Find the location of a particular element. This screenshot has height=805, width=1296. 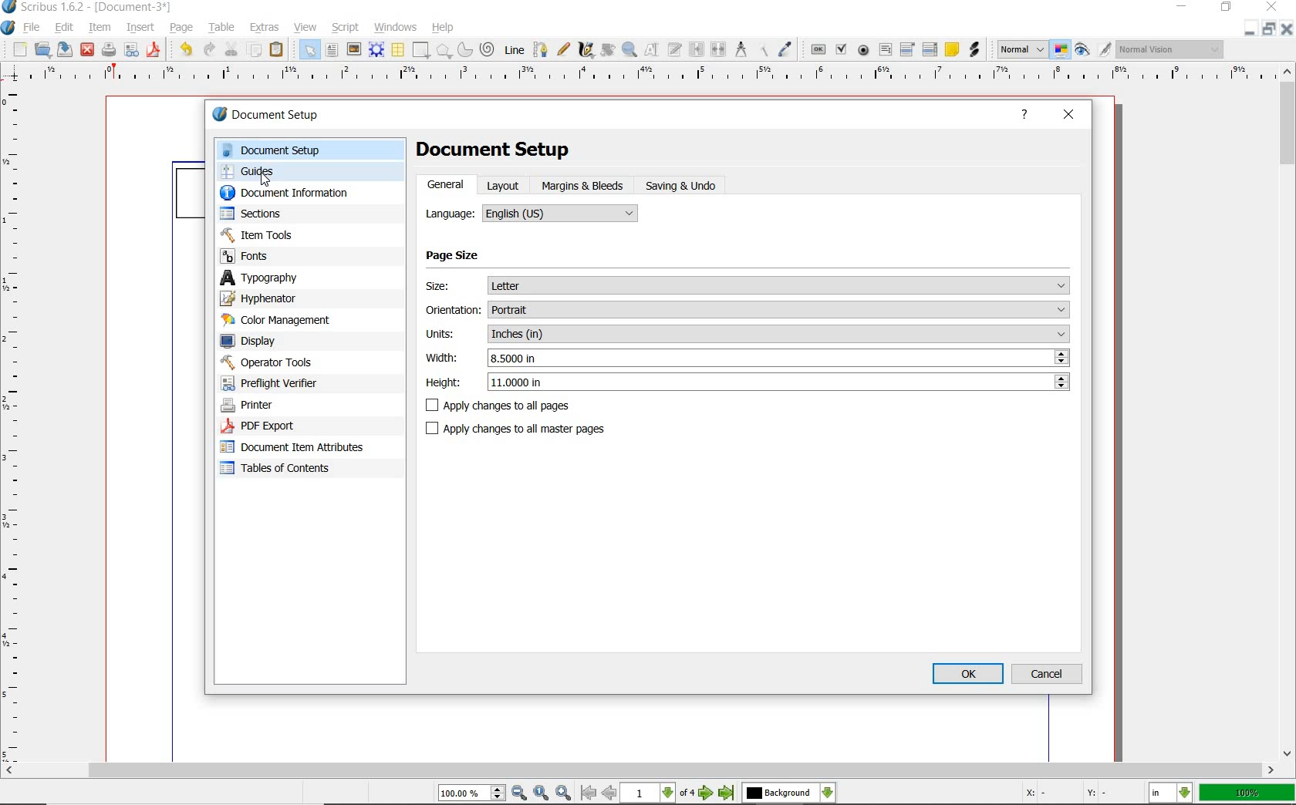

general is located at coordinates (449, 184).